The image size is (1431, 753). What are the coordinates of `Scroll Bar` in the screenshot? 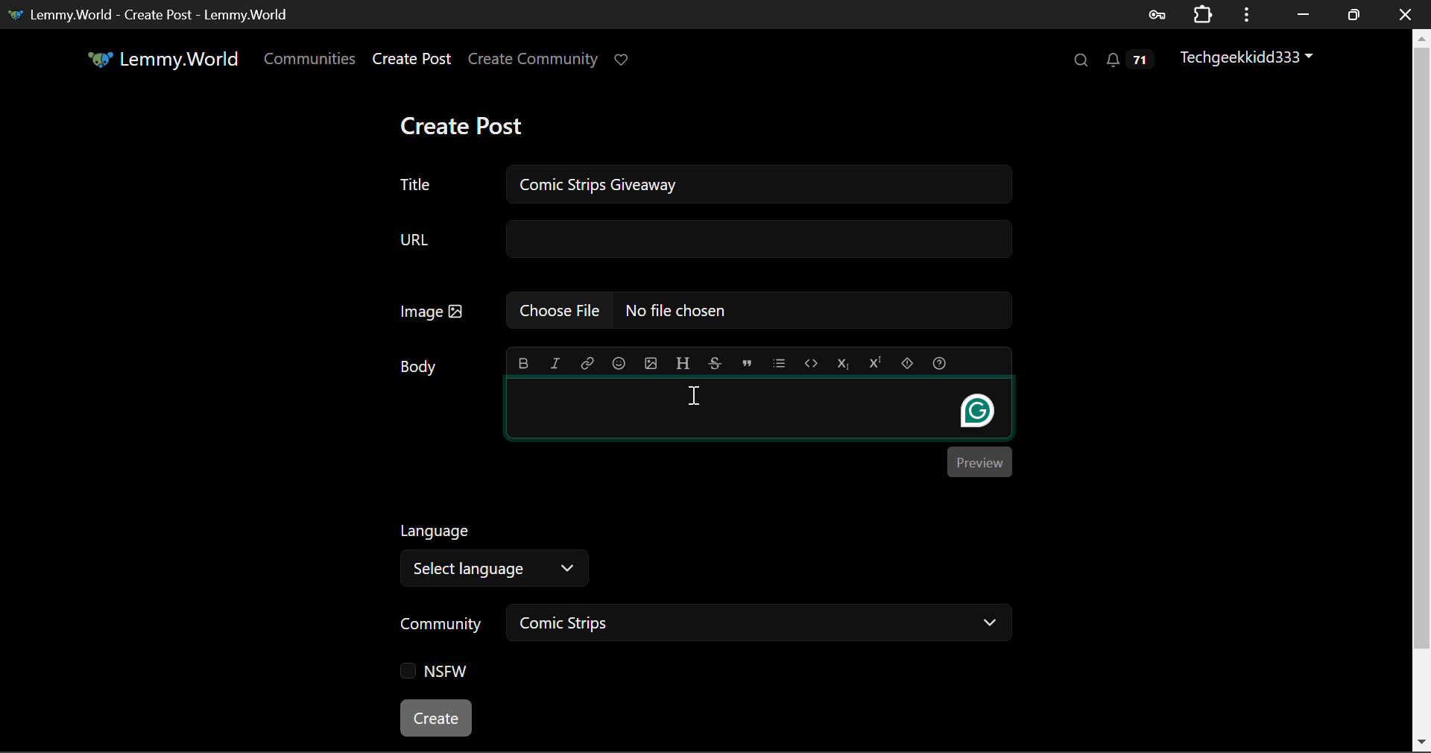 It's located at (1422, 389).